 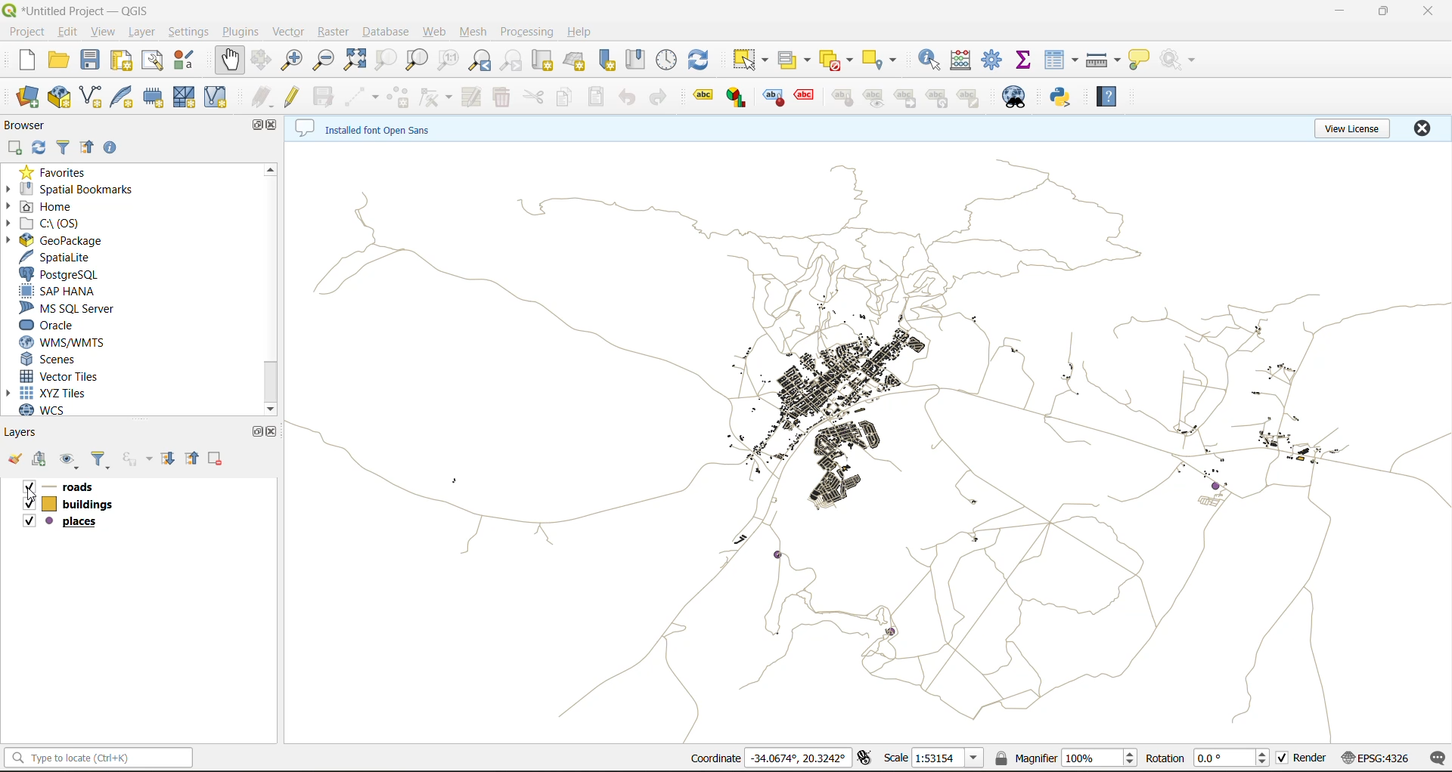 I want to click on virtual layer, so click(x=216, y=97).